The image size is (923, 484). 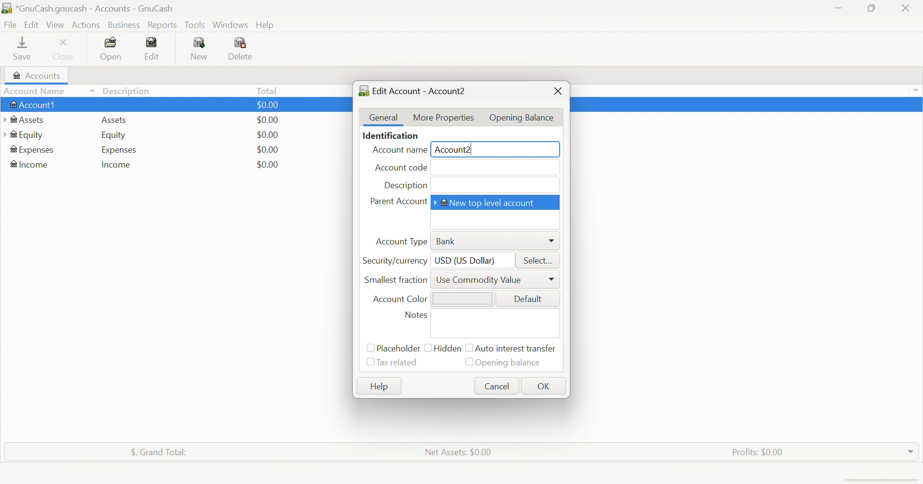 I want to click on Equity, so click(x=28, y=135).